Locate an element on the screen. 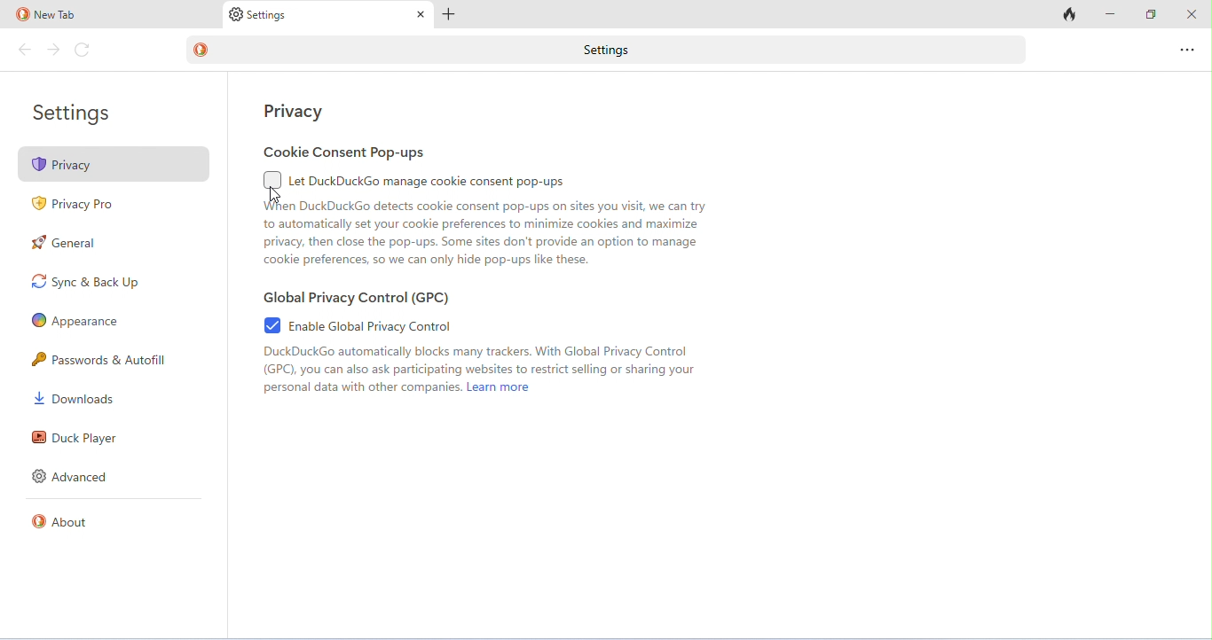  settings is located at coordinates (624, 51).